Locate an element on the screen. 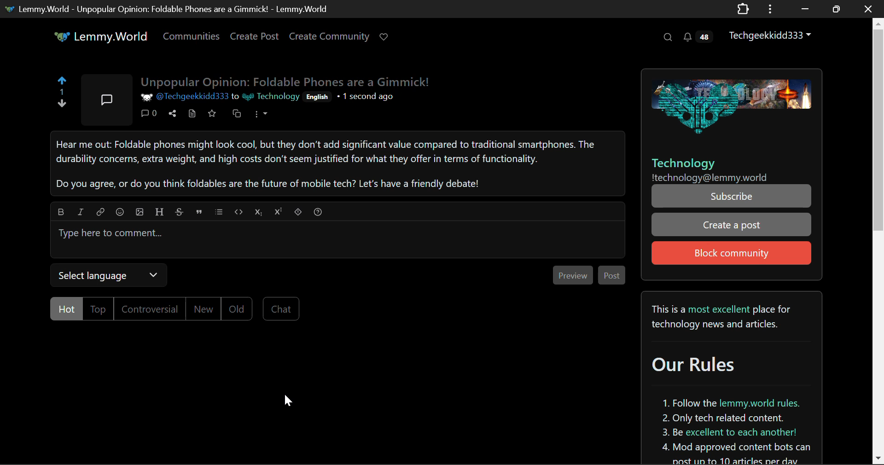  Select Language is located at coordinates (111, 275).